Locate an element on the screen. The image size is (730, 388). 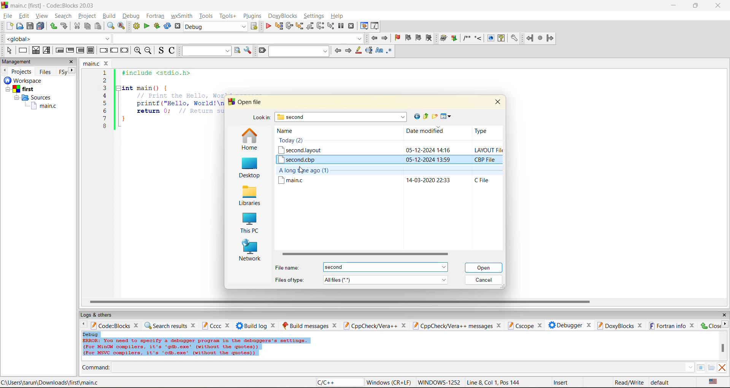
close is located at coordinates (498, 101).